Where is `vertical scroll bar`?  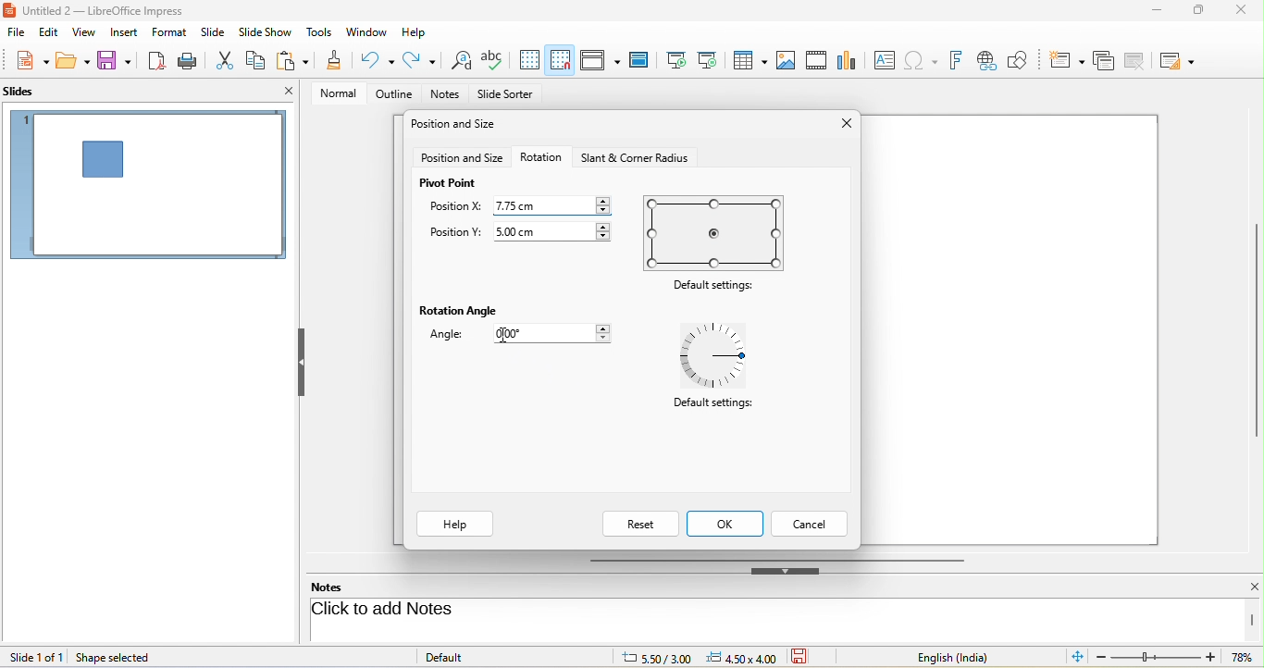
vertical scroll bar is located at coordinates (1253, 620).